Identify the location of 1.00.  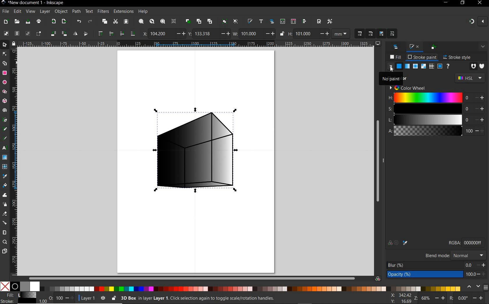
(42, 302).